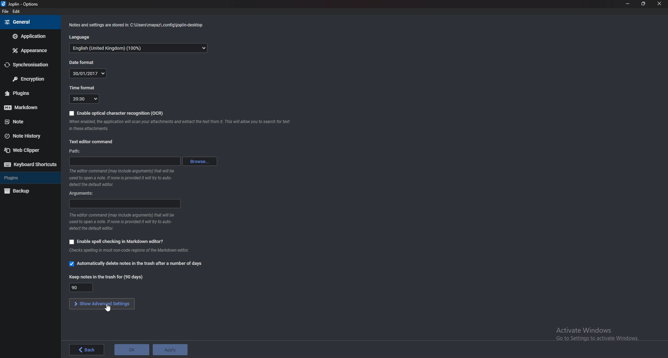  I want to click on Edit, so click(17, 11).